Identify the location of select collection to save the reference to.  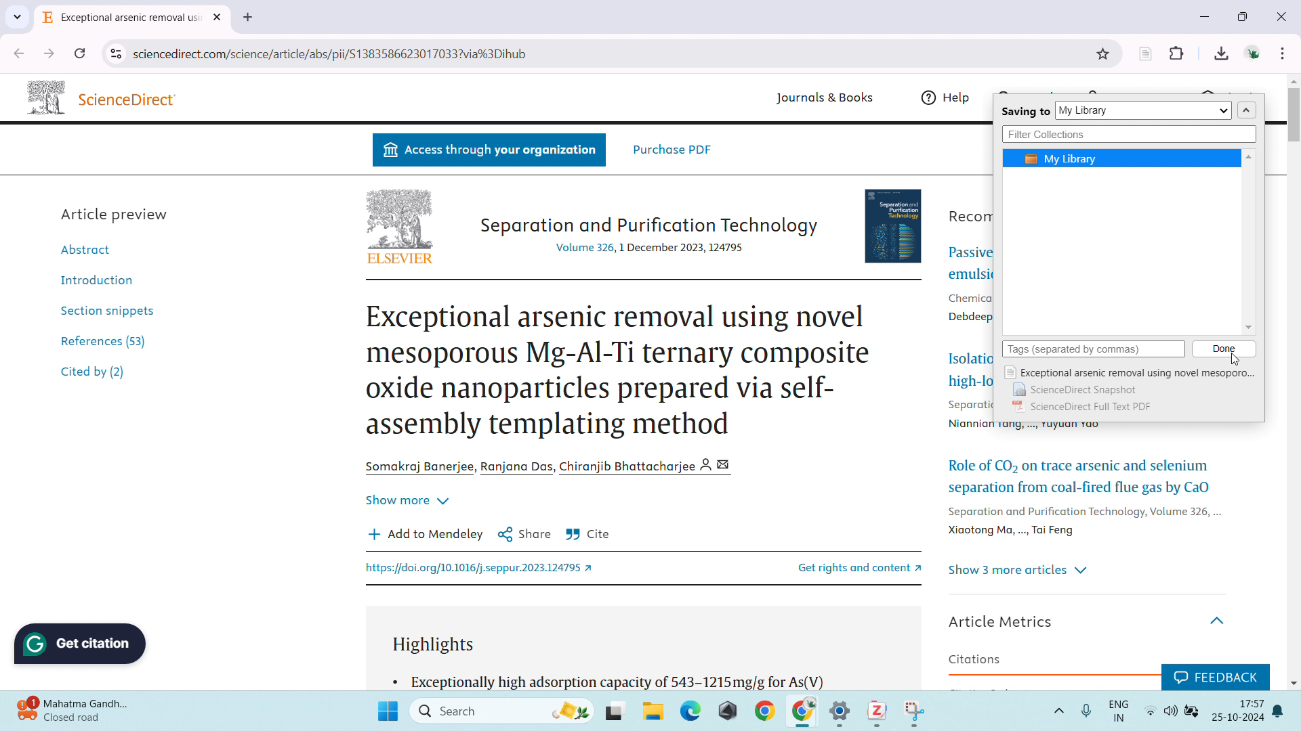
(1144, 111).